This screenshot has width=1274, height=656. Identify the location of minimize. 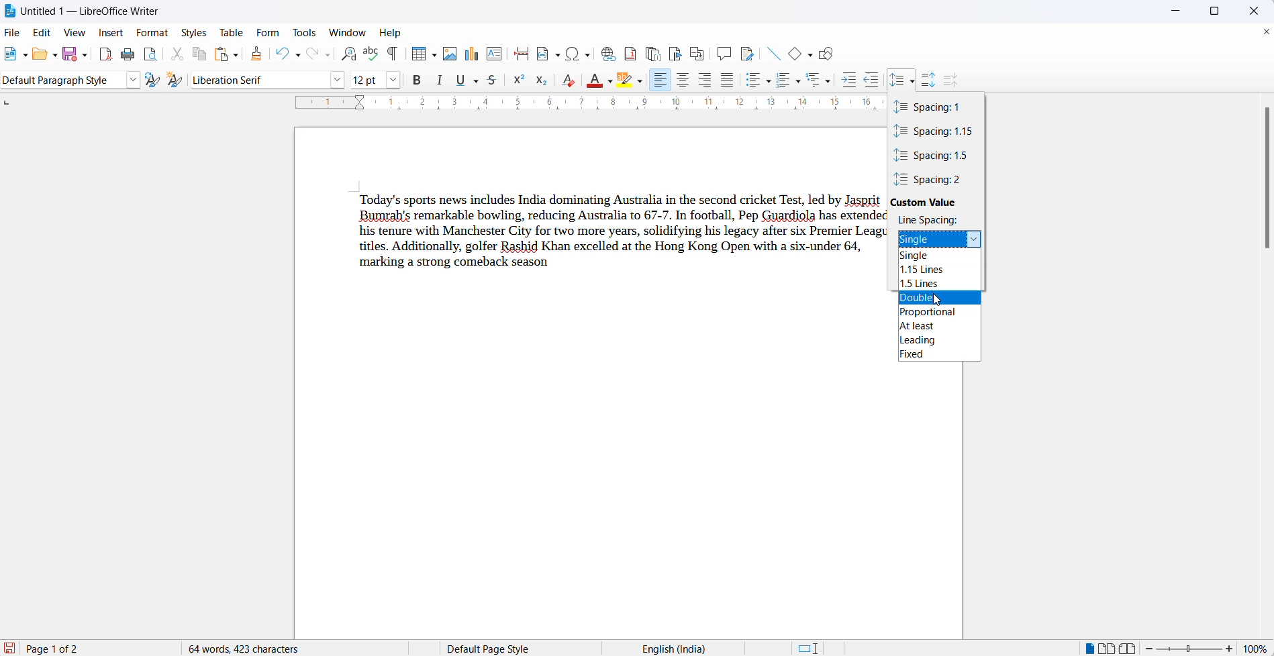
(1173, 13).